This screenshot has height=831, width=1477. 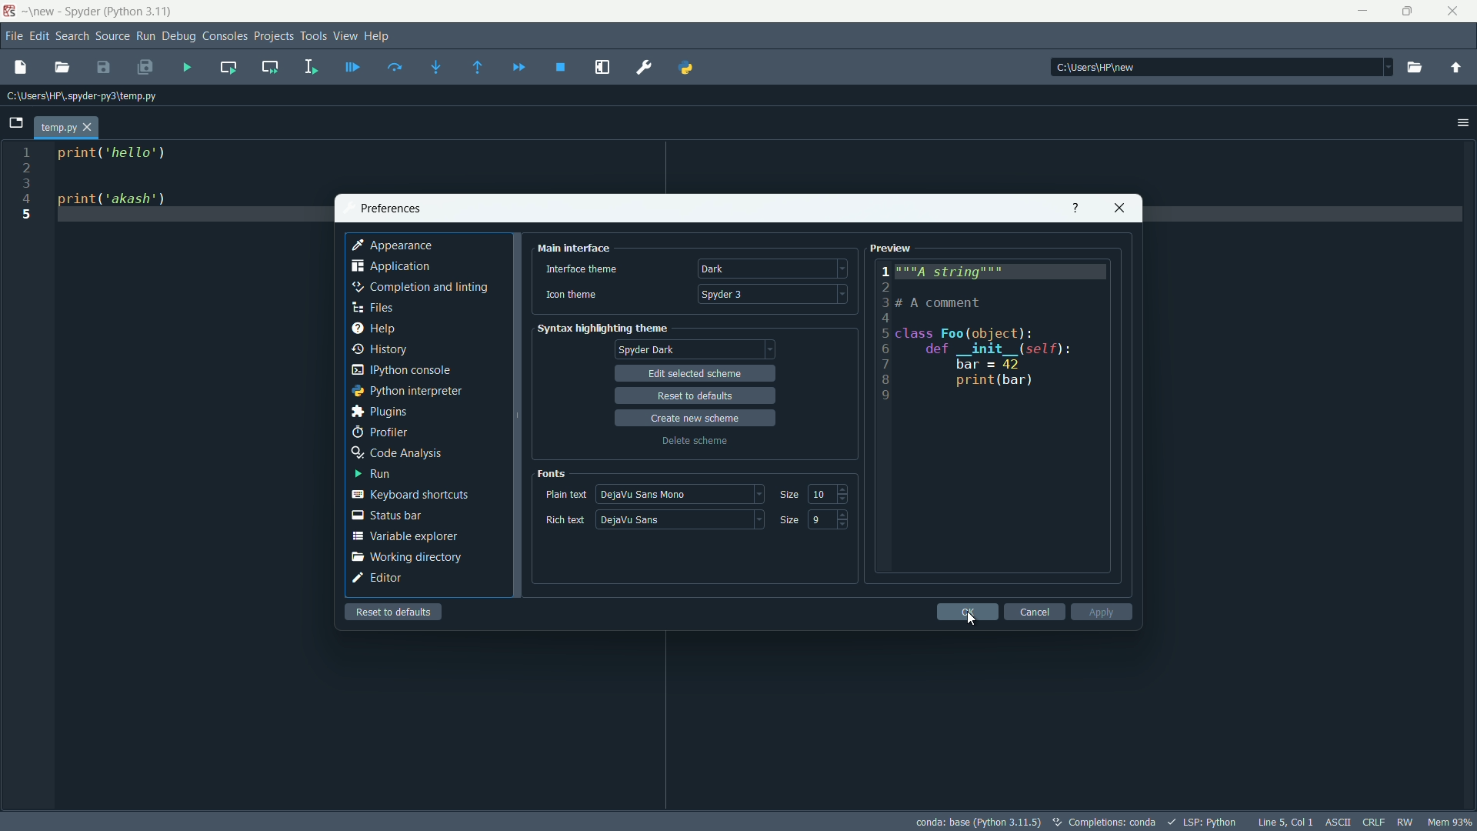 I want to click on browse directory, so click(x=1413, y=68).